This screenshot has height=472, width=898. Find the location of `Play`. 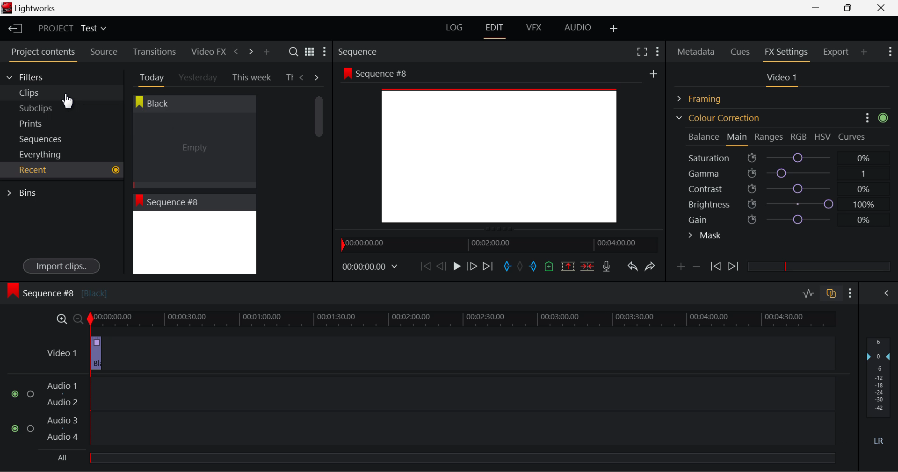

Play is located at coordinates (456, 267).